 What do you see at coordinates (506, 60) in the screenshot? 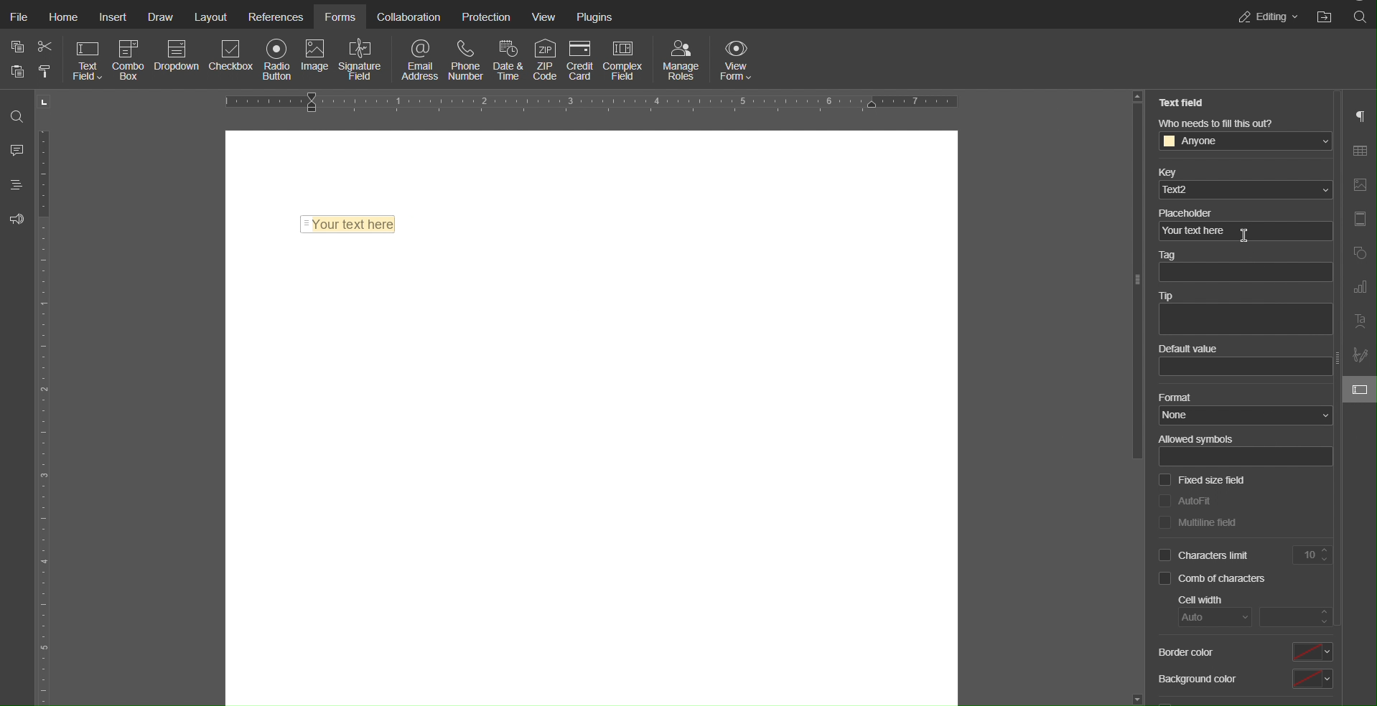
I see `Date & Time` at bounding box center [506, 60].